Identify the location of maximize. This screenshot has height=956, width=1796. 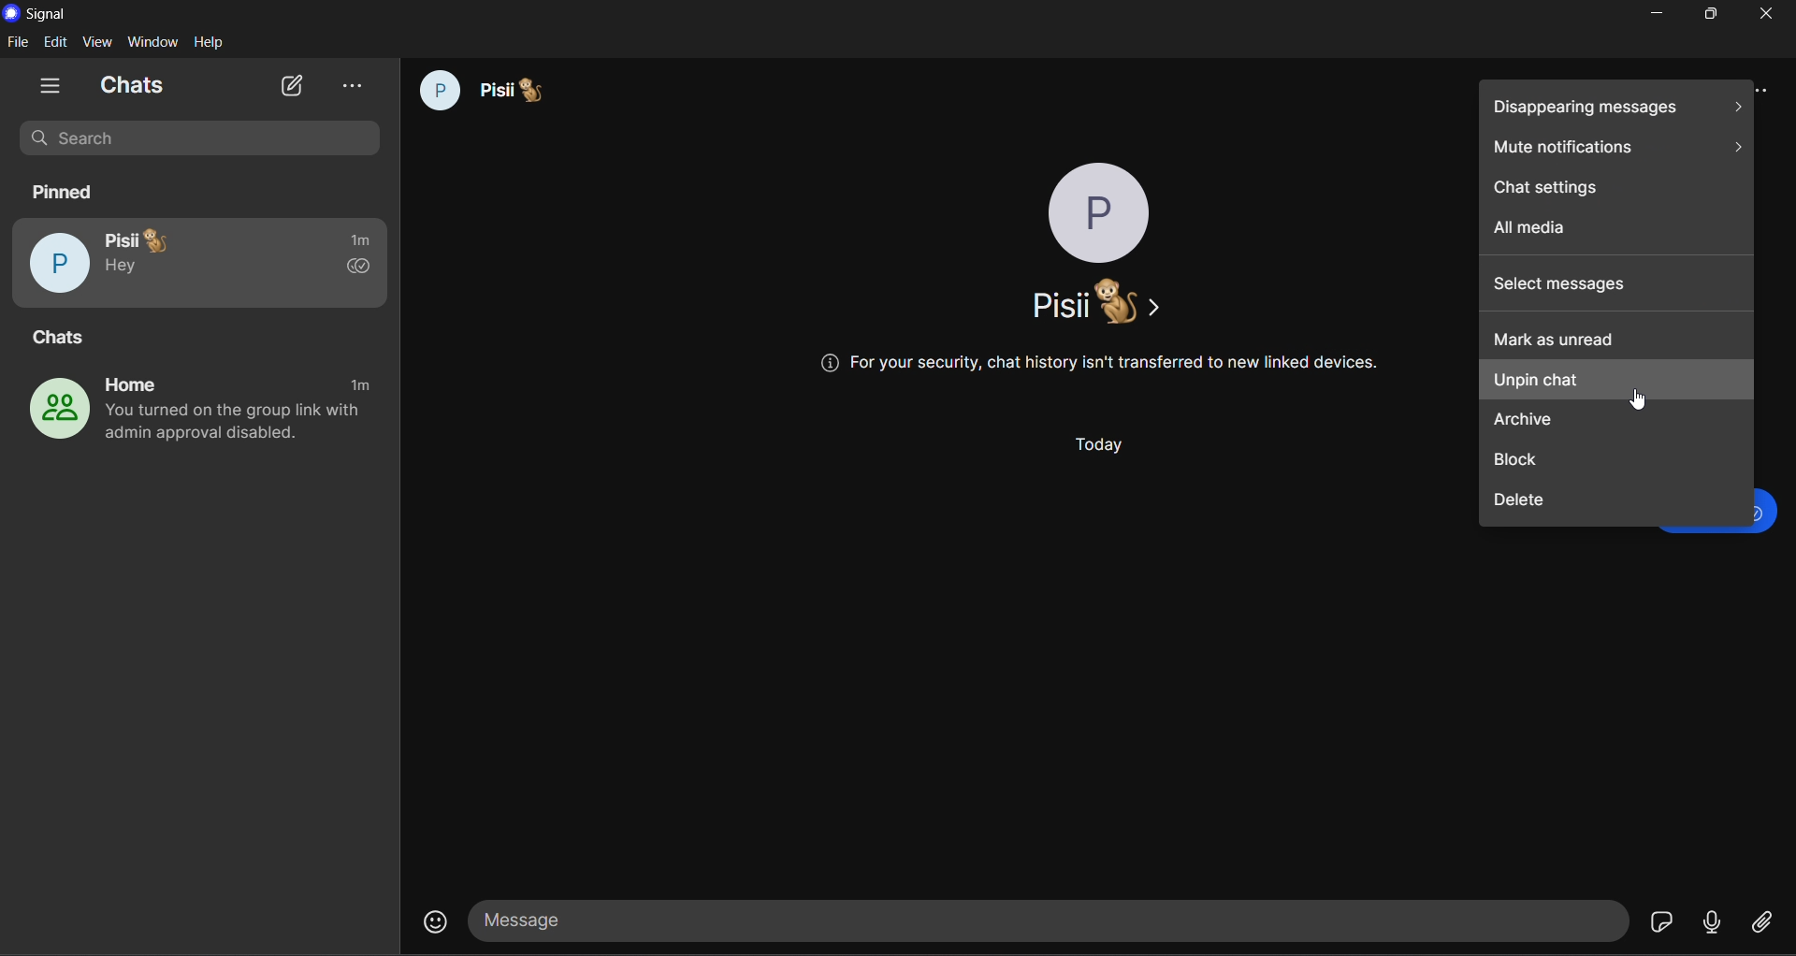
(1716, 15).